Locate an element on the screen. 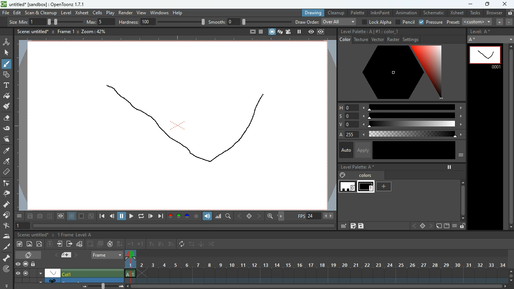 Image resolution: width=514 pixels, height=289 pixels. edit is located at coordinates (342, 226).